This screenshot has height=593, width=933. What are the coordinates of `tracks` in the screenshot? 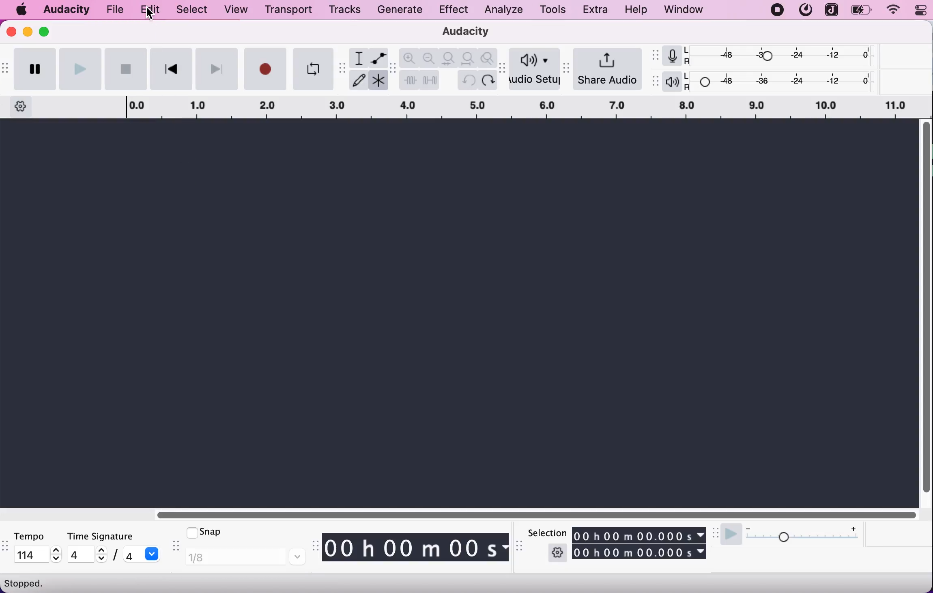 It's located at (345, 9).